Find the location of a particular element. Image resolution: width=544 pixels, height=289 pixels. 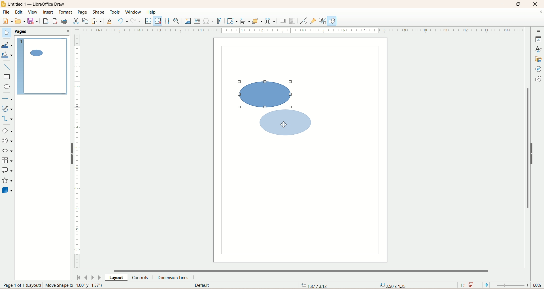

helpline is located at coordinates (167, 21).